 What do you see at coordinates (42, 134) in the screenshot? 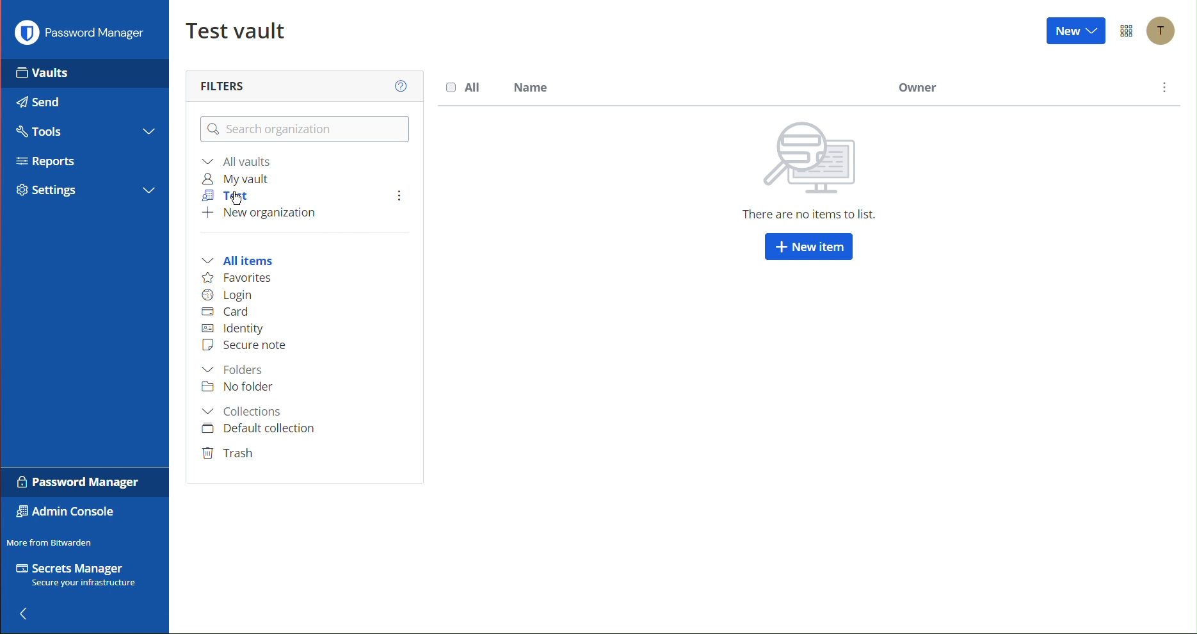
I see `Tools` at bounding box center [42, 134].